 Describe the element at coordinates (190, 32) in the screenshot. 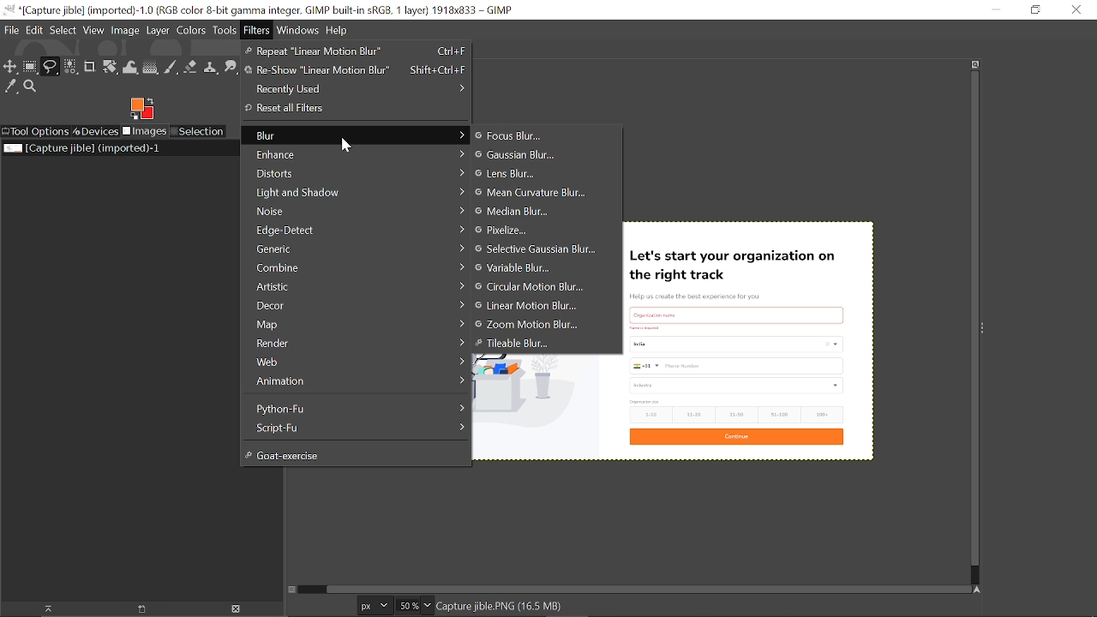

I see `Colors` at that location.